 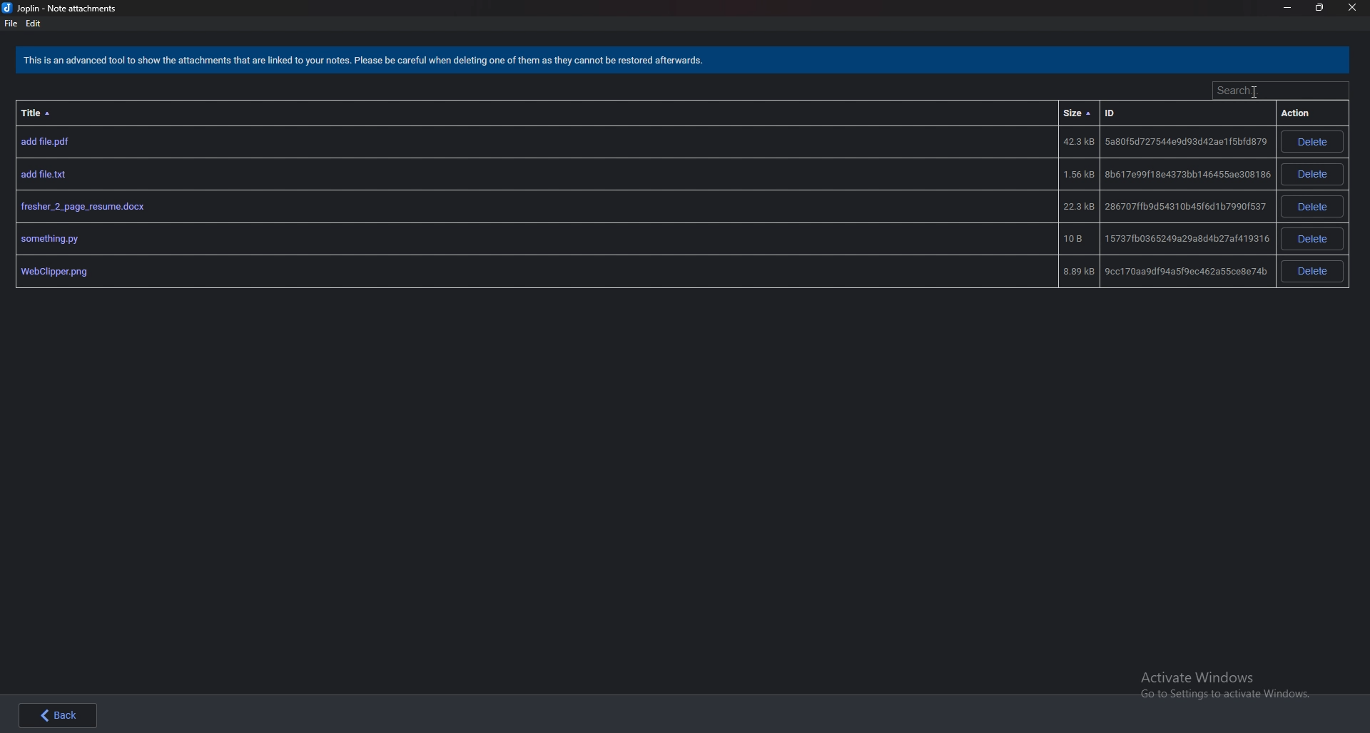 What do you see at coordinates (642, 238) in the screenshot?
I see `attachment` at bounding box center [642, 238].